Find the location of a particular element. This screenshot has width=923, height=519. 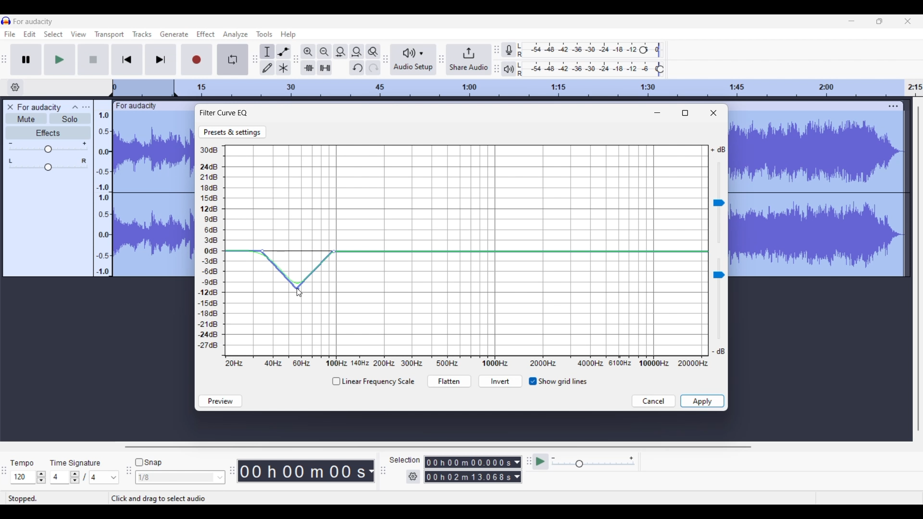

Effects is located at coordinates (48, 133).